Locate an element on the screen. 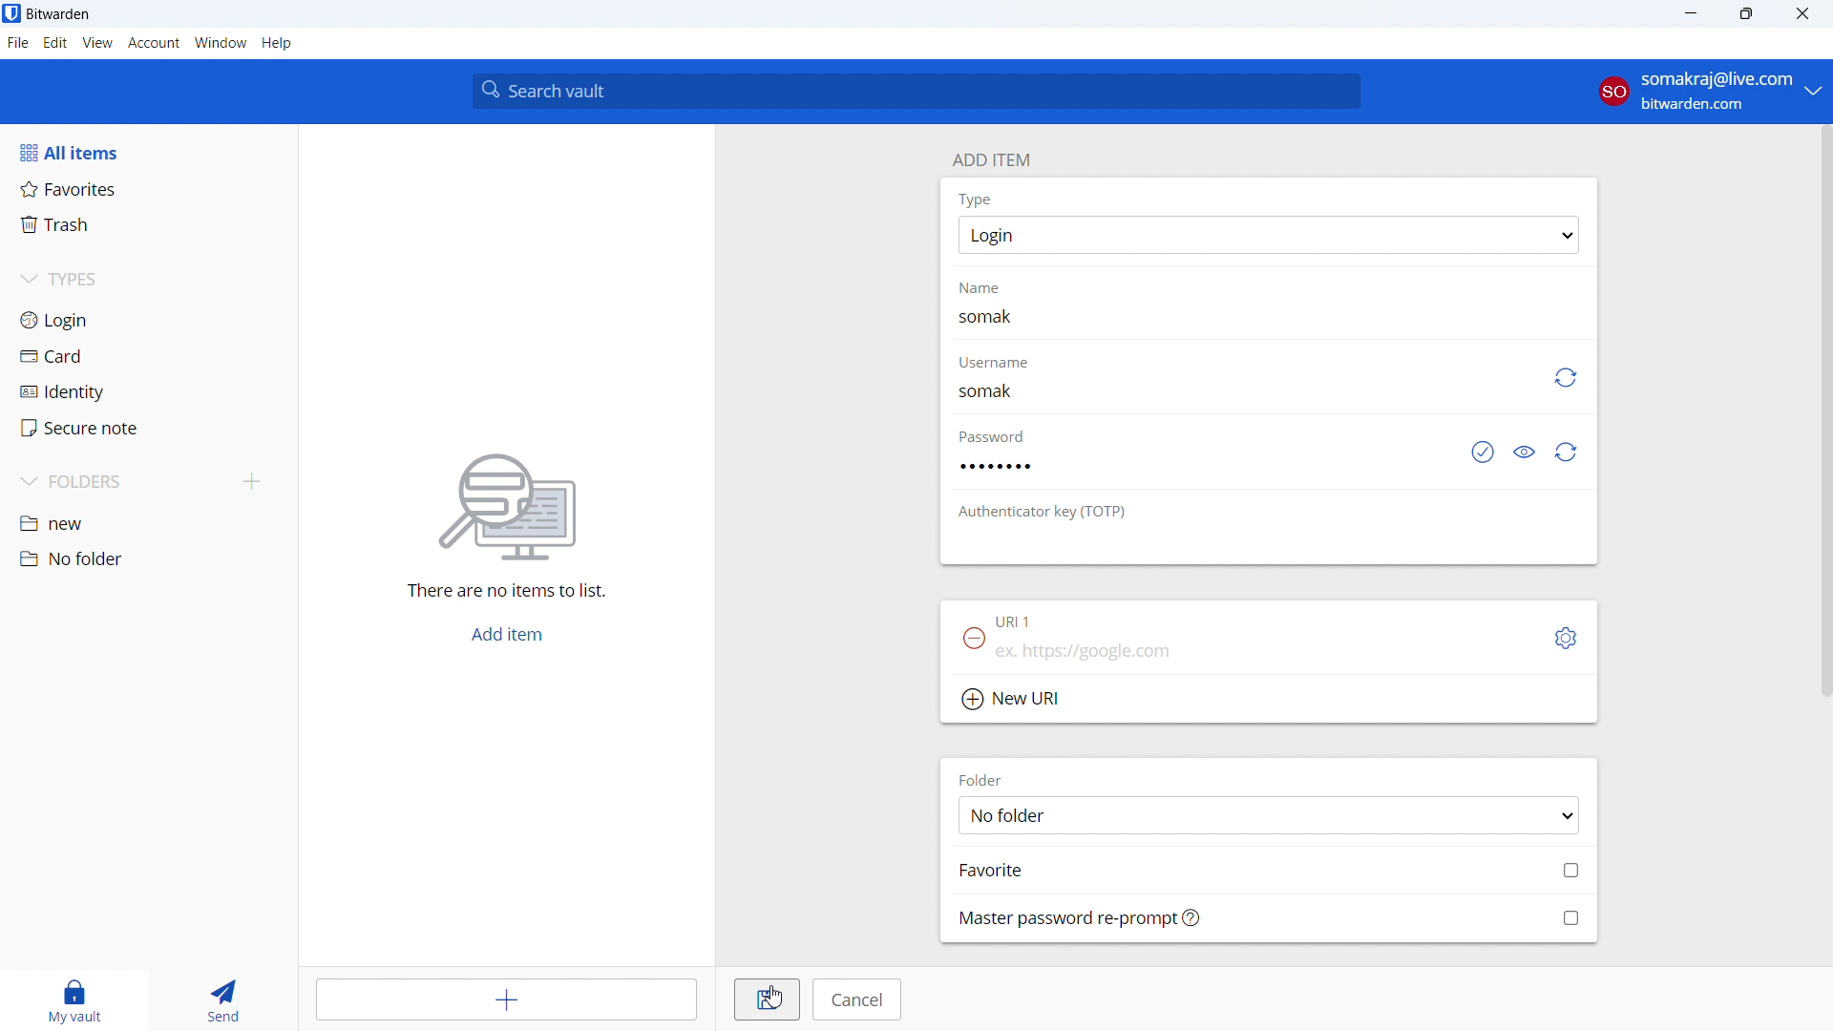 Image resolution: width=1833 pixels, height=1031 pixels. login is located at coordinates (148, 320).